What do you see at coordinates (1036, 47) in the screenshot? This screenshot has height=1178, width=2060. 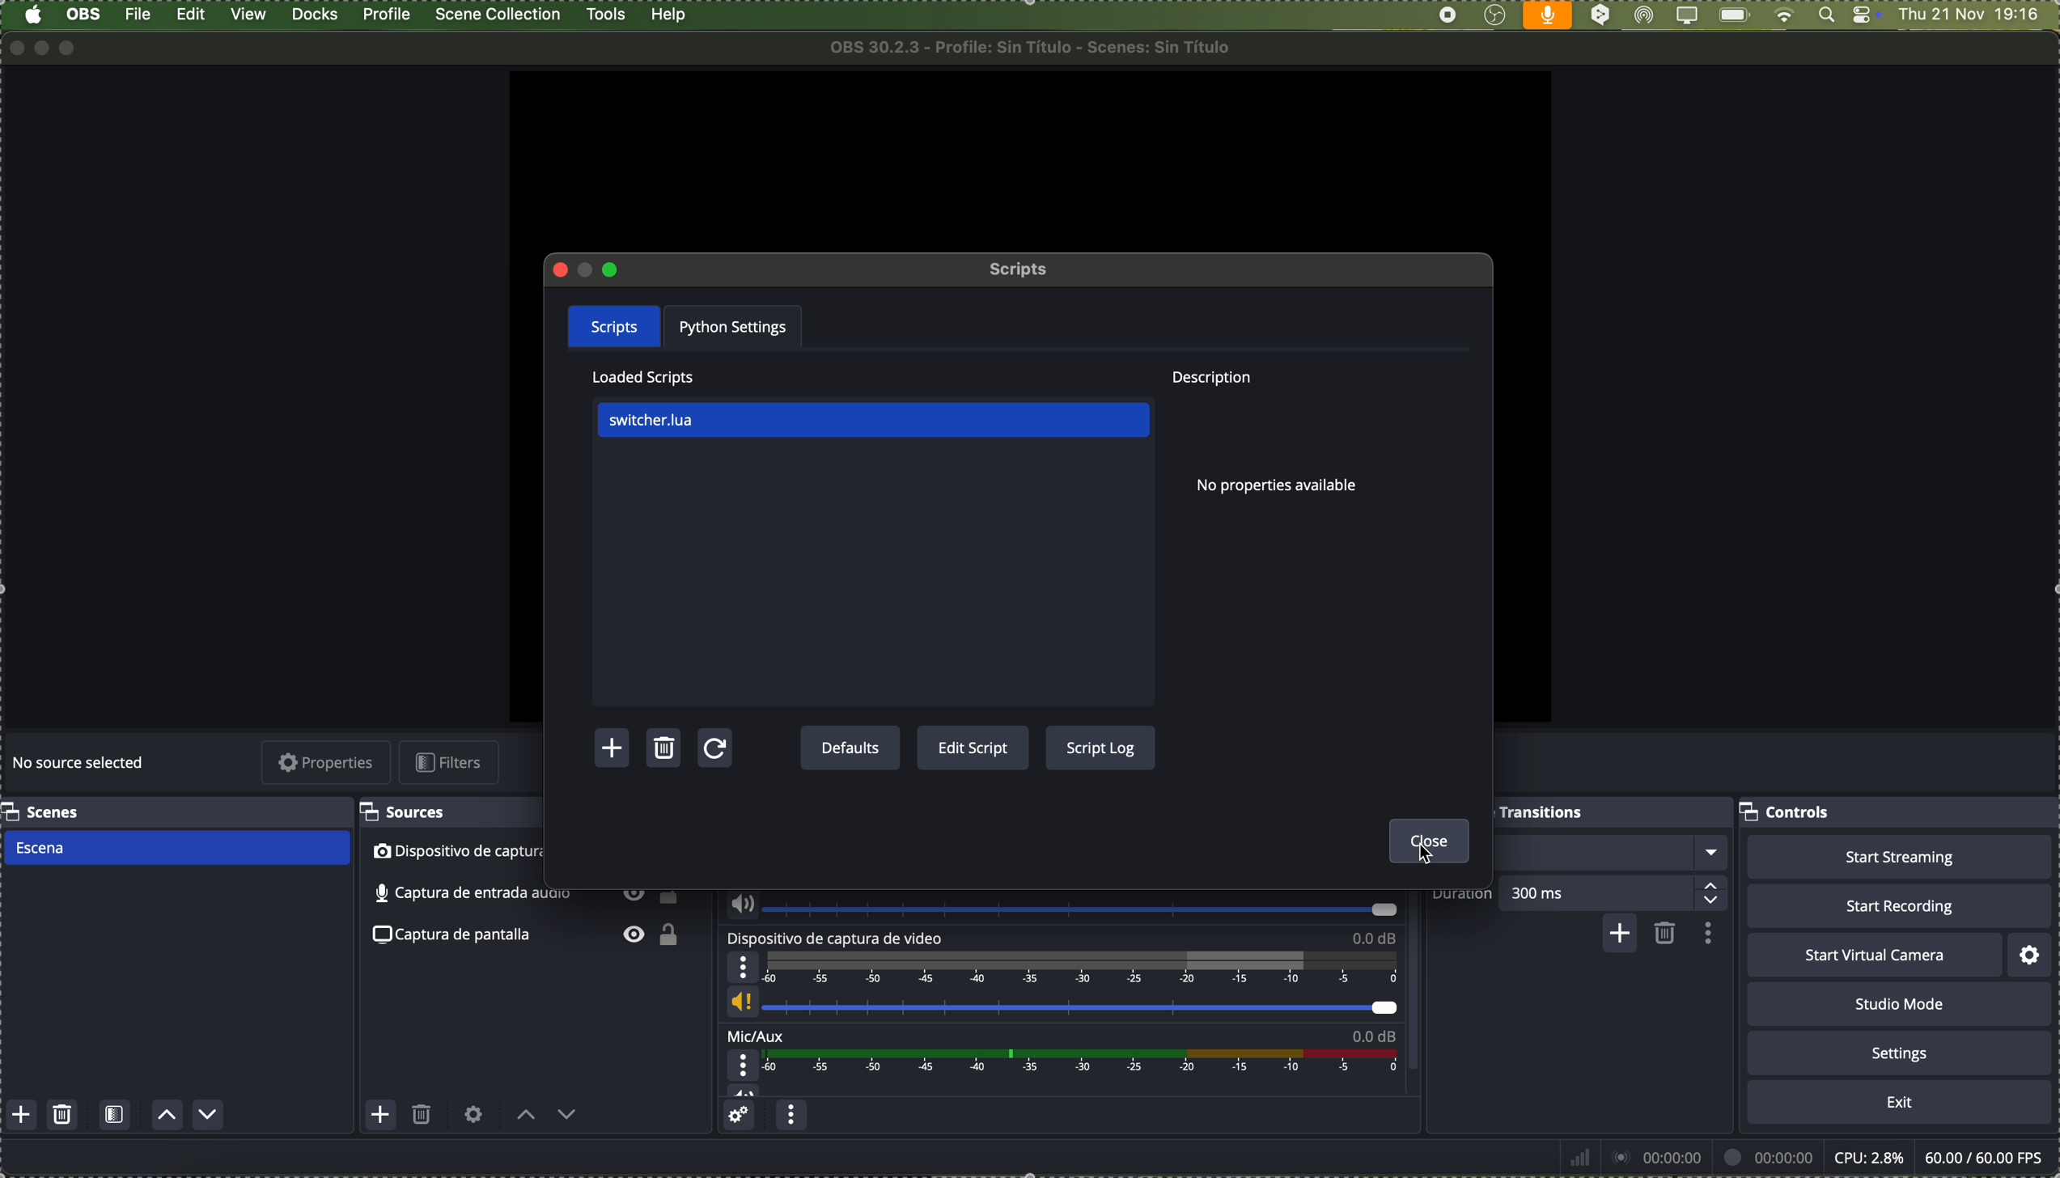 I see `file name` at bounding box center [1036, 47].